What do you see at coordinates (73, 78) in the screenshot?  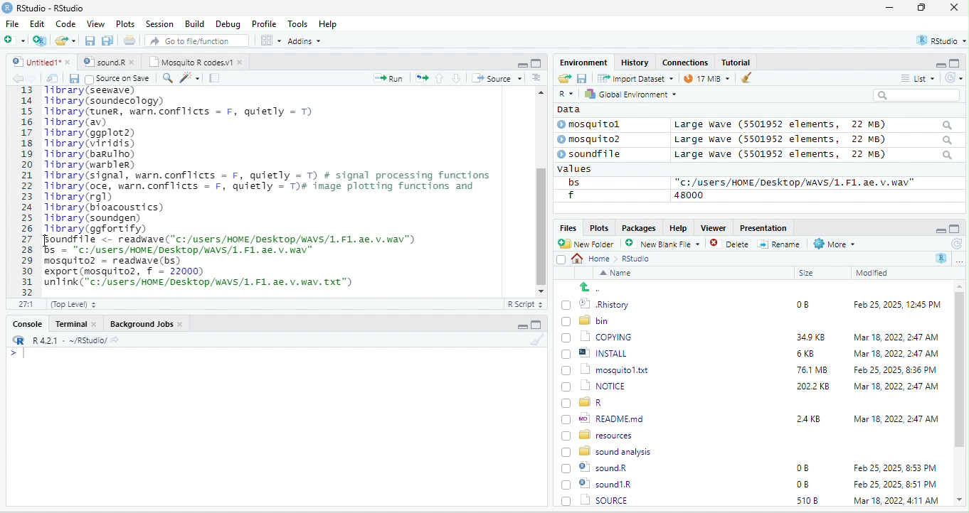 I see `save` at bounding box center [73, 78].